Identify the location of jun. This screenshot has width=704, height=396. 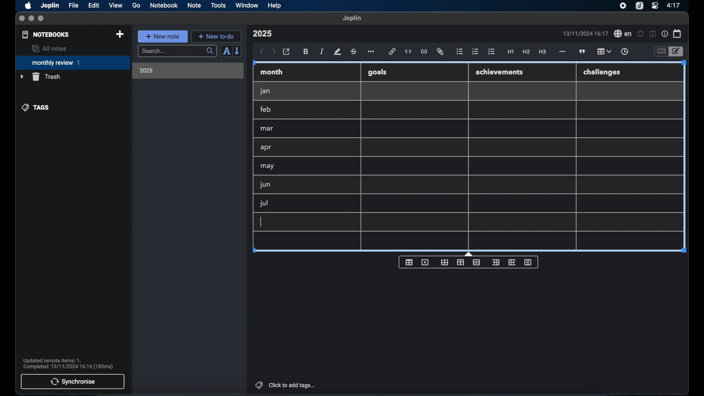
(264, 184).